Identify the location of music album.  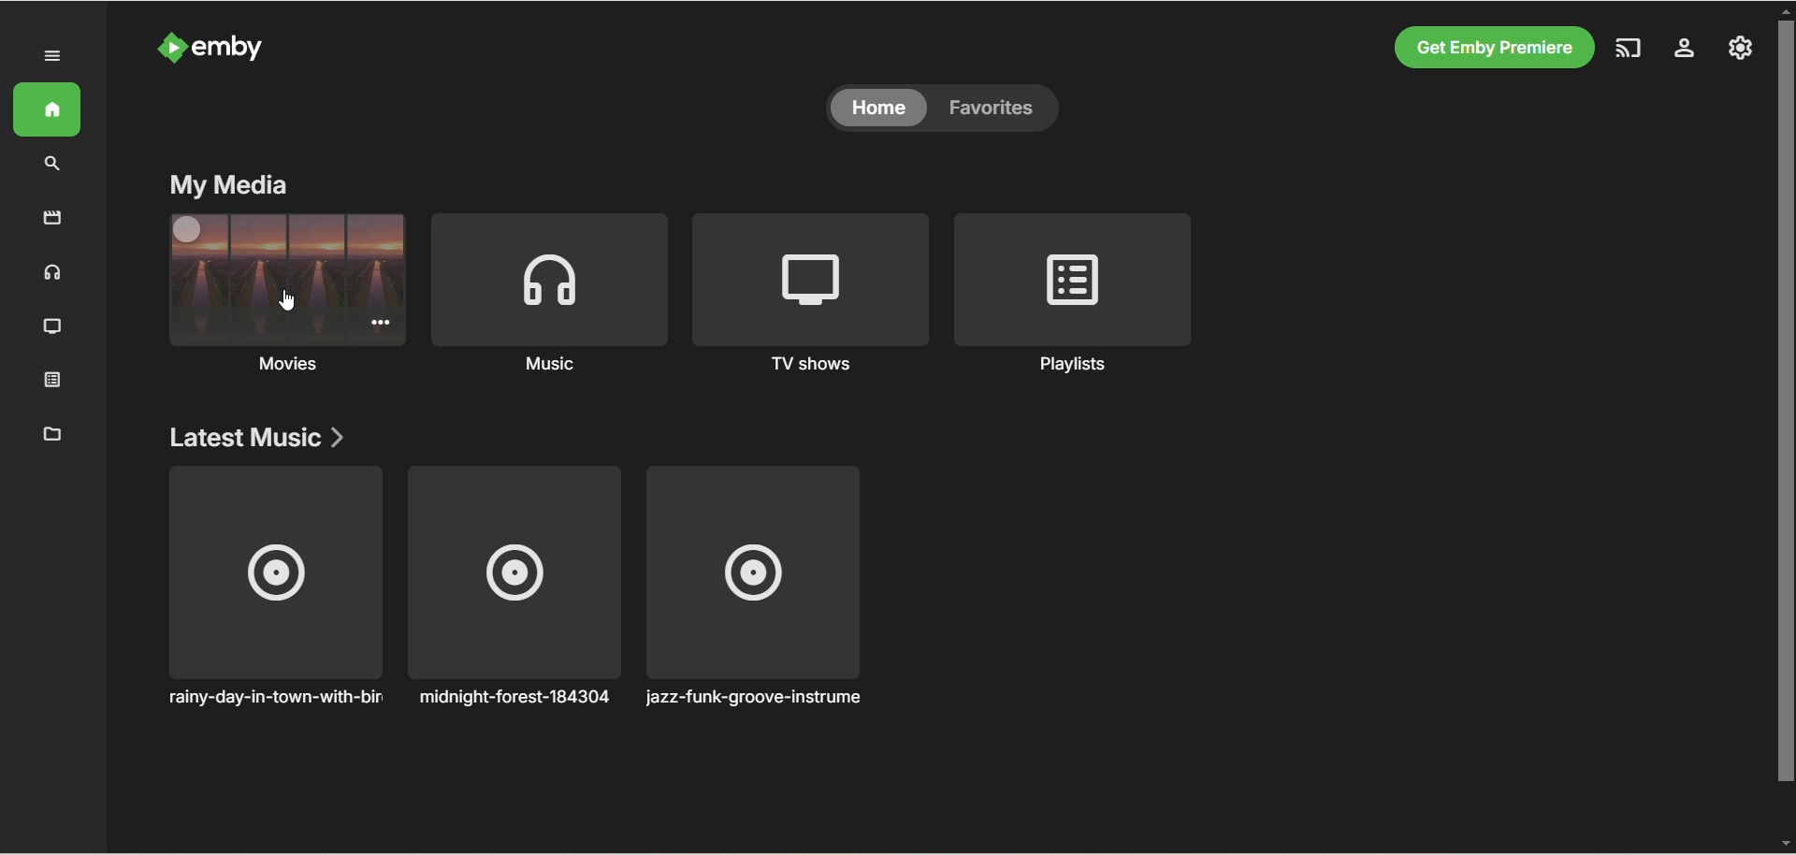
(752, 587).